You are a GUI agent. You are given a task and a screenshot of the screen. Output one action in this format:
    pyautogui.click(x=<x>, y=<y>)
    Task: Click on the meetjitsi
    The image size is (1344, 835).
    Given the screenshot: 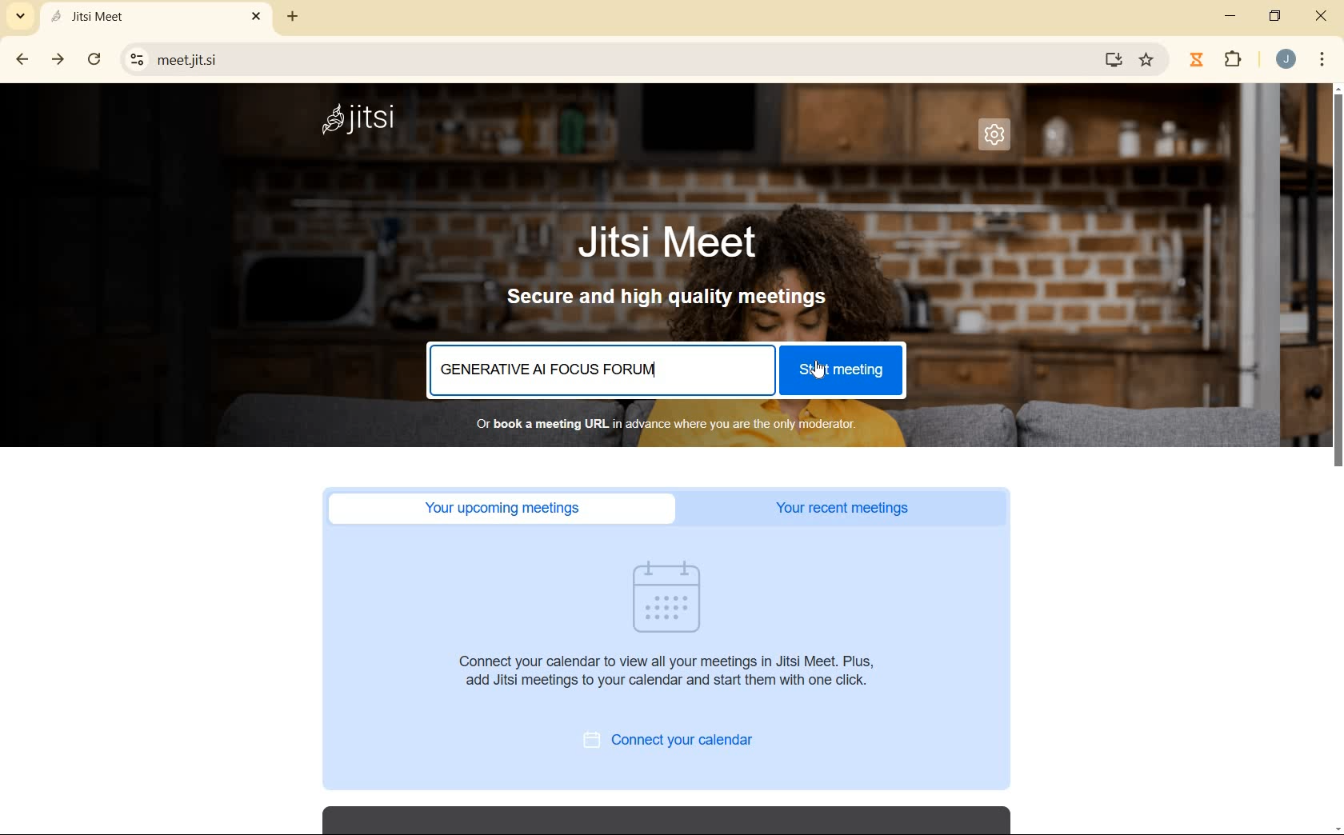 What is the action you would take?
    pyautogui.click(x=615, y=60)
    